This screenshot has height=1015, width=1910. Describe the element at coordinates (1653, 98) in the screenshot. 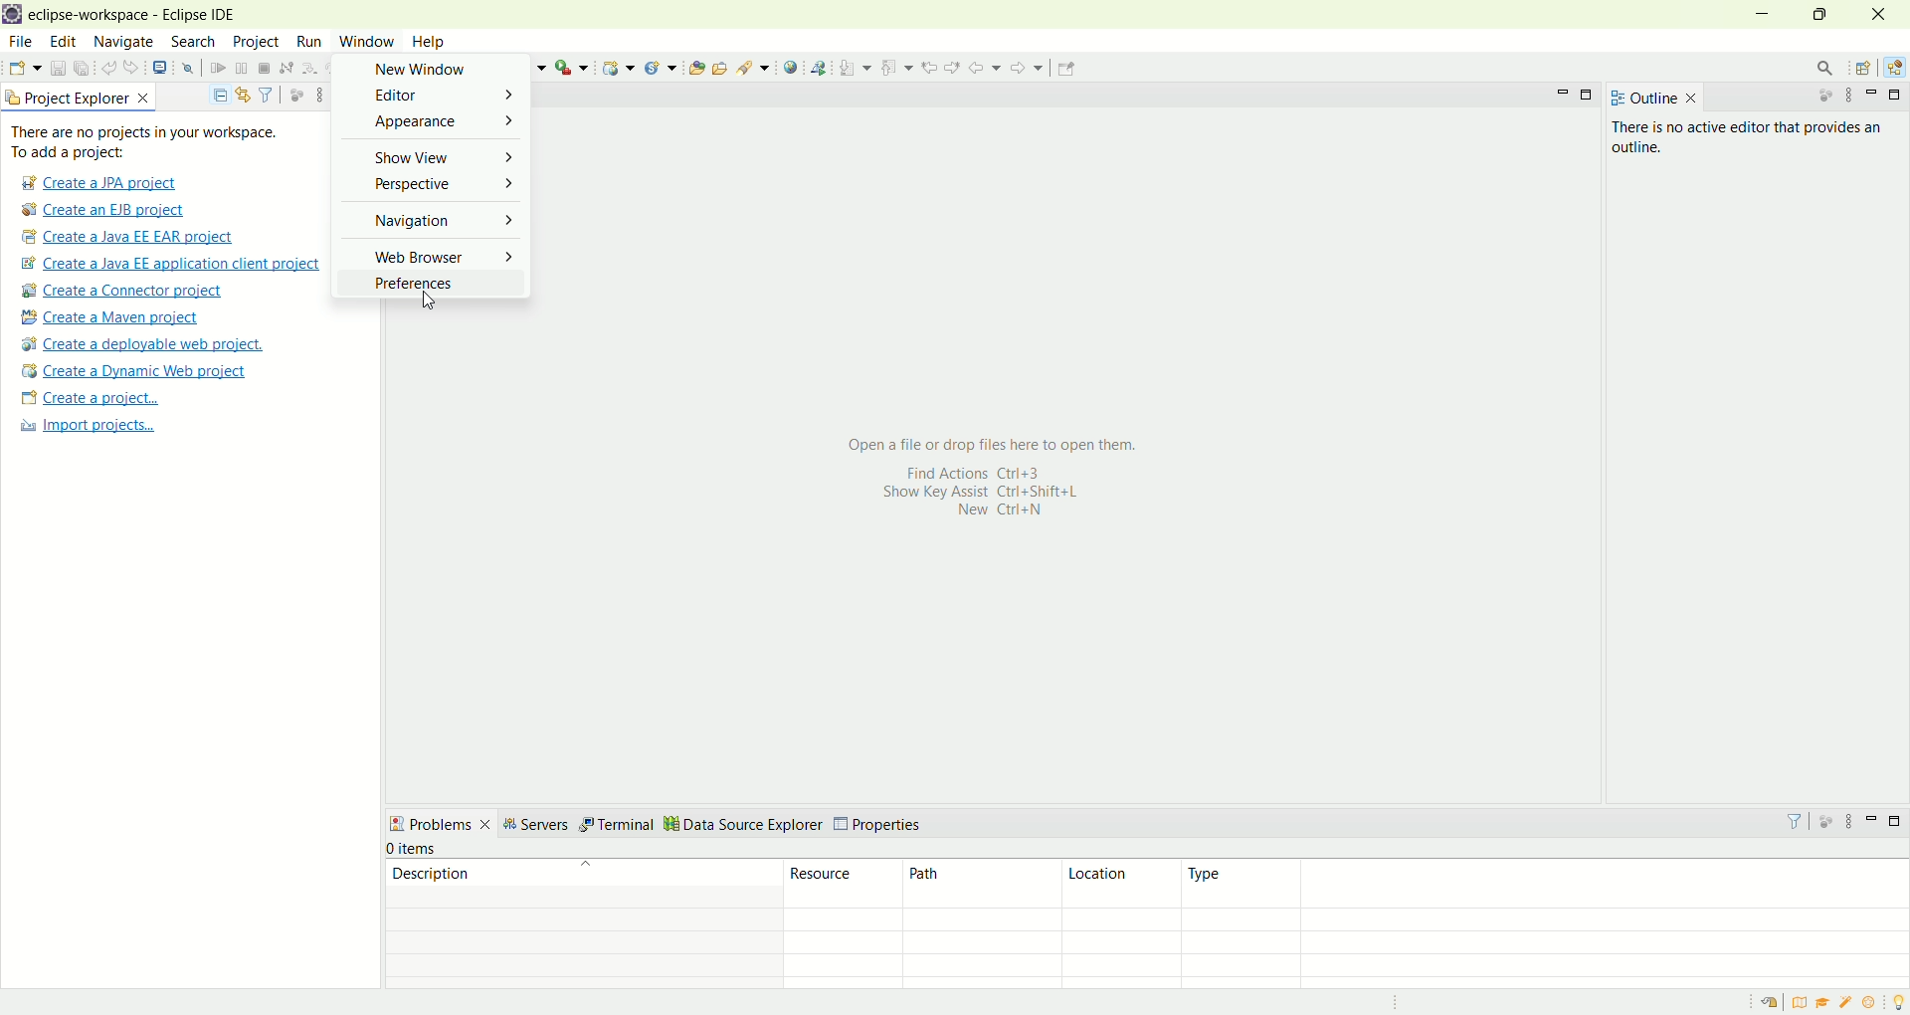

I see `outline` at that location.